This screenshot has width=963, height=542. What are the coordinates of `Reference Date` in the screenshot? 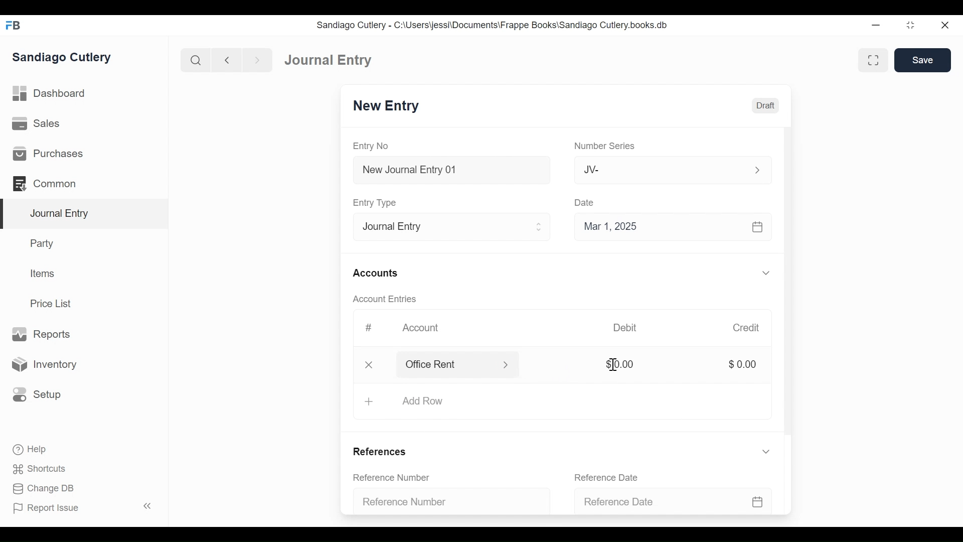 It's located at (682, 501).